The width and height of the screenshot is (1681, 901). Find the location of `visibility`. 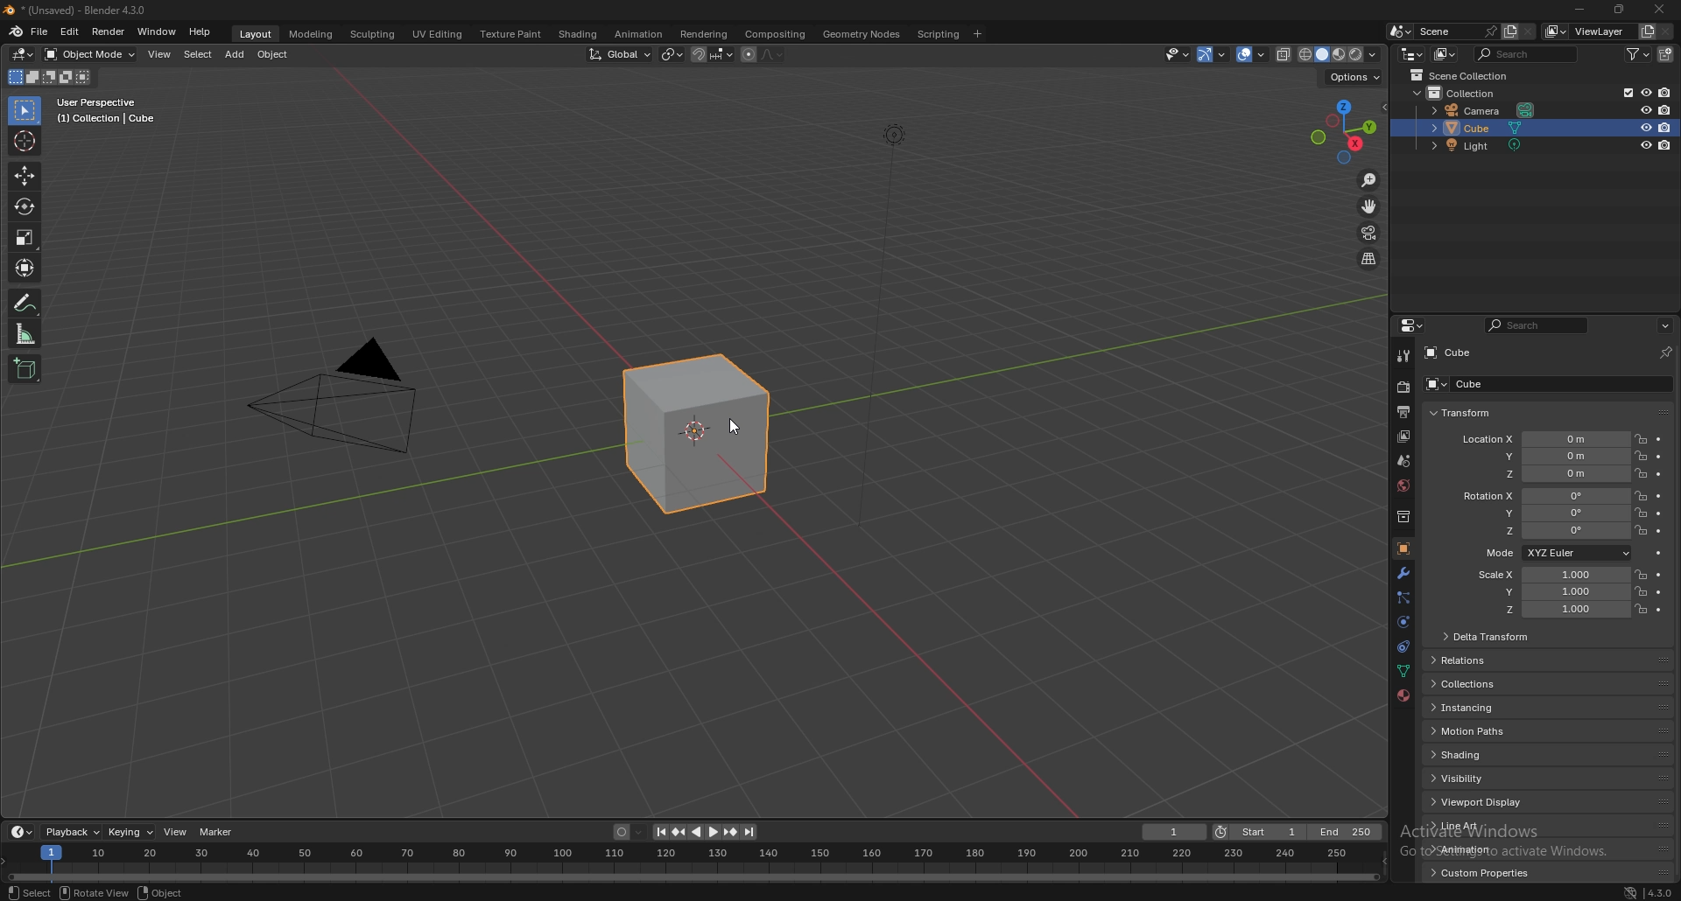

visibility is located at coordinates (1484, 779).